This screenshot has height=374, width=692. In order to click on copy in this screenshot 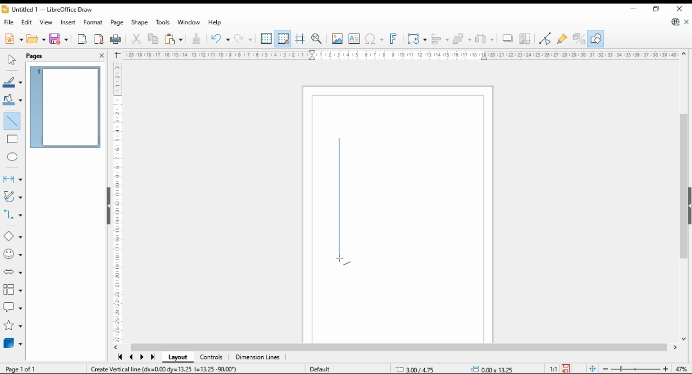, I will do `click(152, 39)`.